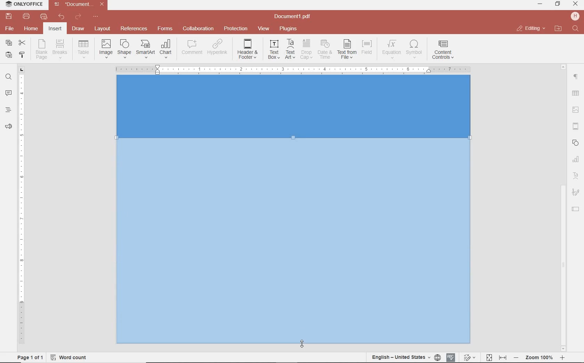 Image resolution: width=584 pixels, height=363 pixels. I want to click on INSERT PAGE OR SECTION BREAK, so click(60, 49).